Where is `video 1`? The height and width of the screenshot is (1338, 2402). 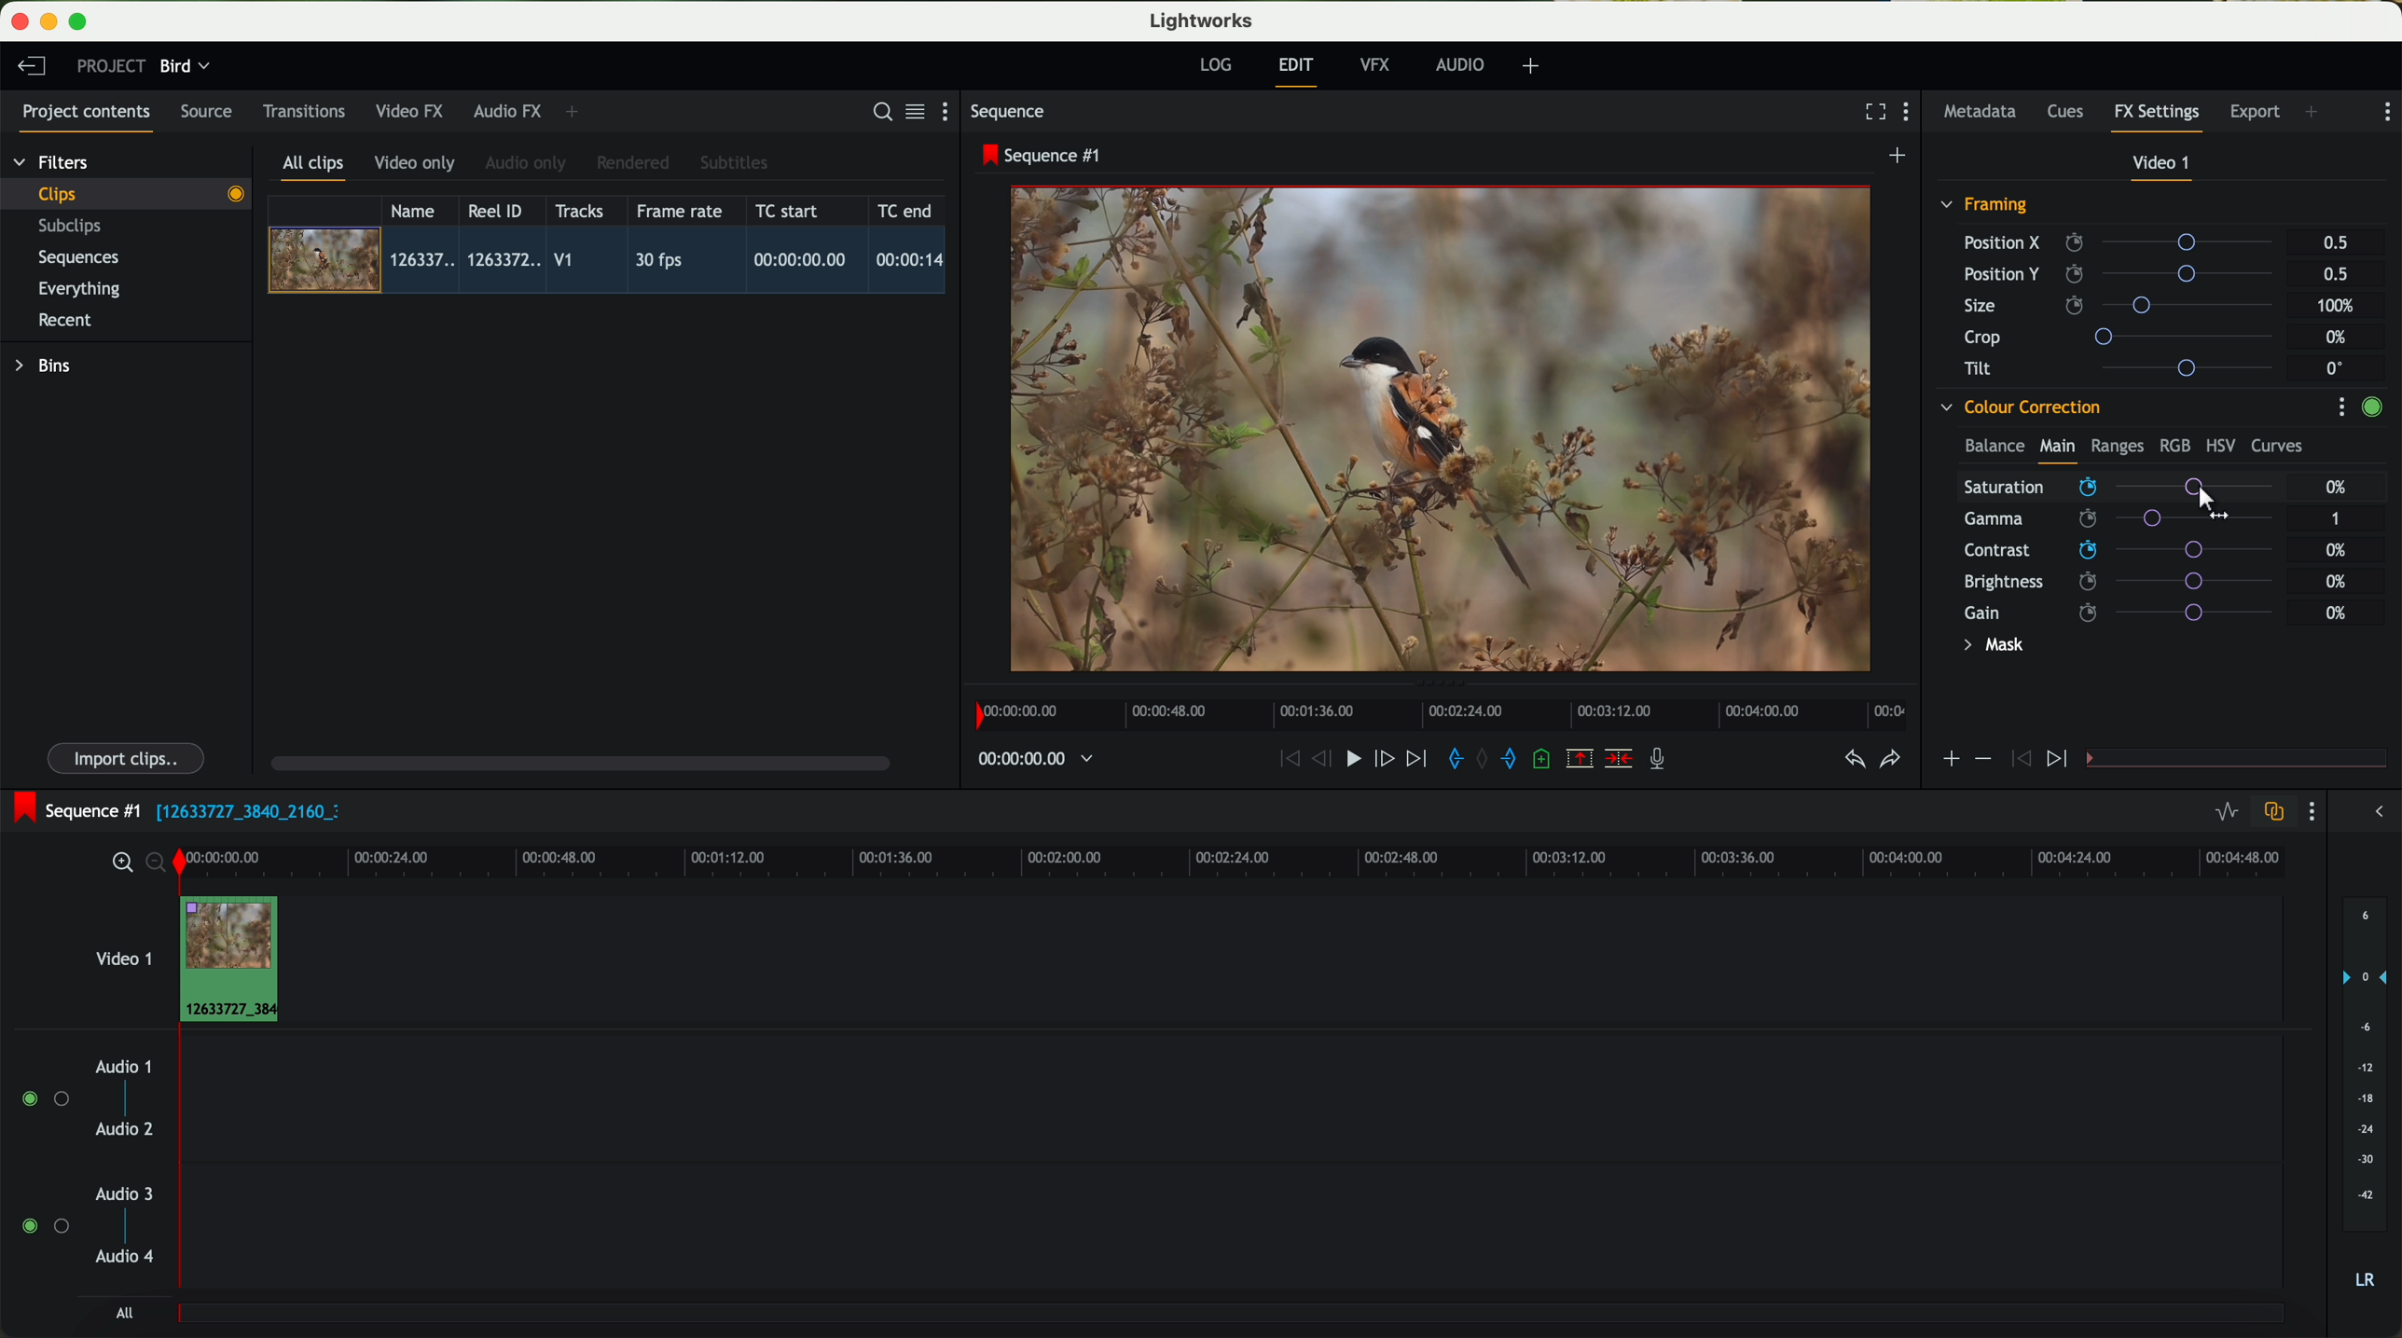 video 1 is located at coordinates (2163, 167).